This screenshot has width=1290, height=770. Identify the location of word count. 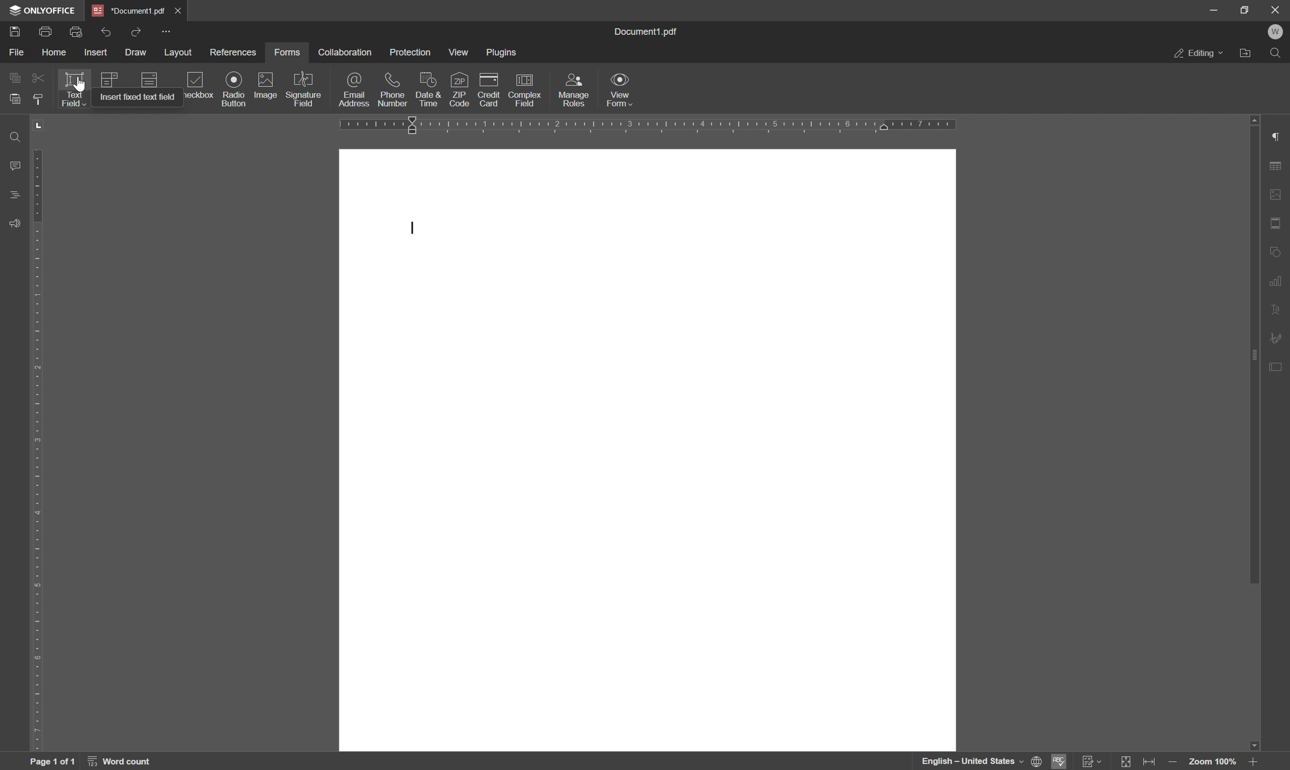
(120, 762).